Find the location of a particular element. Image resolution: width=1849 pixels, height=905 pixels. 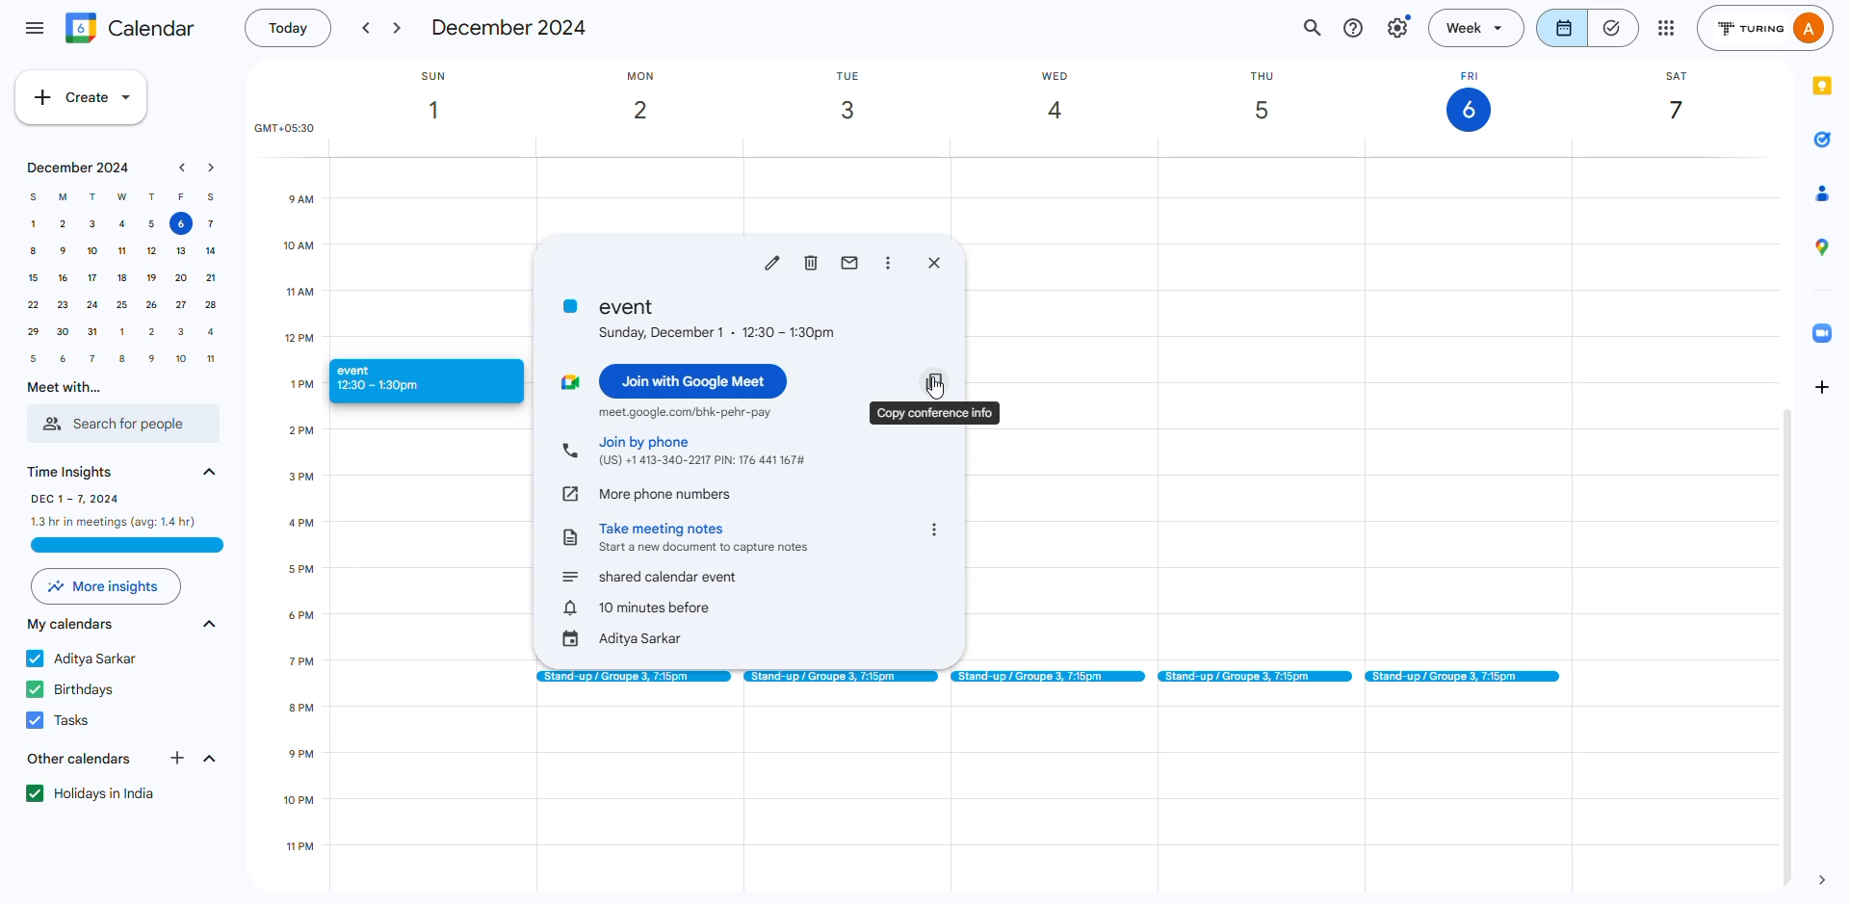

name is located at coordinates (86, 657).